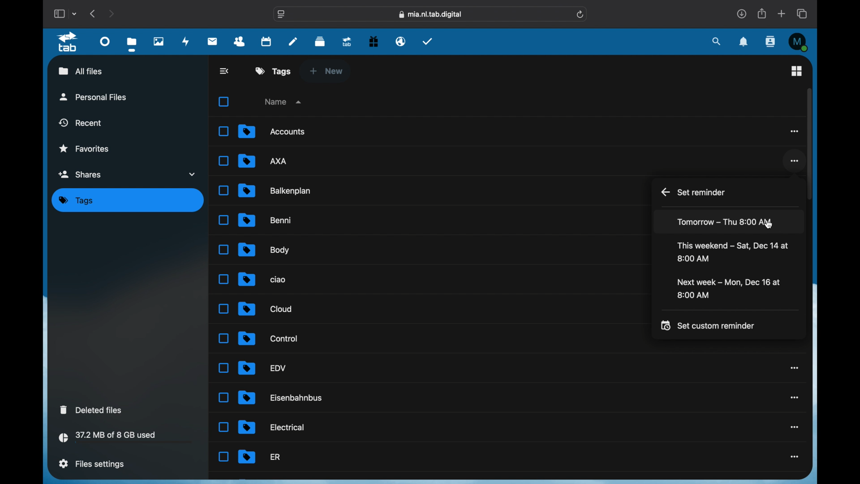  What do you see at coordinates (105, 41) in the screenshot?
I see `dashboard` at bounding box center [105, 41].